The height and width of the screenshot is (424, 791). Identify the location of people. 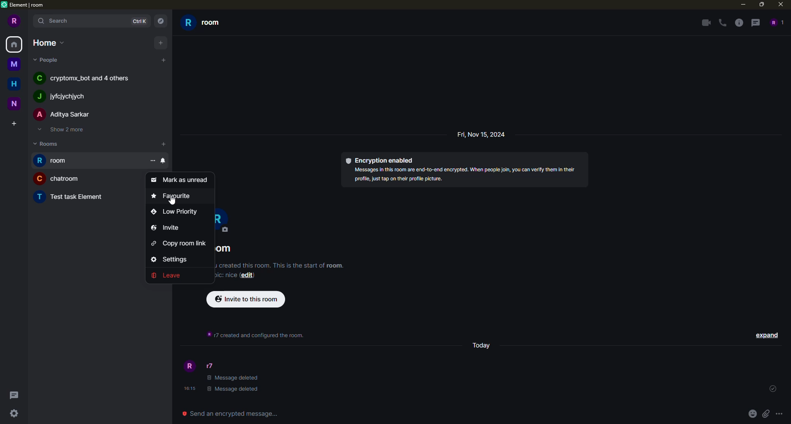
(47, 61).